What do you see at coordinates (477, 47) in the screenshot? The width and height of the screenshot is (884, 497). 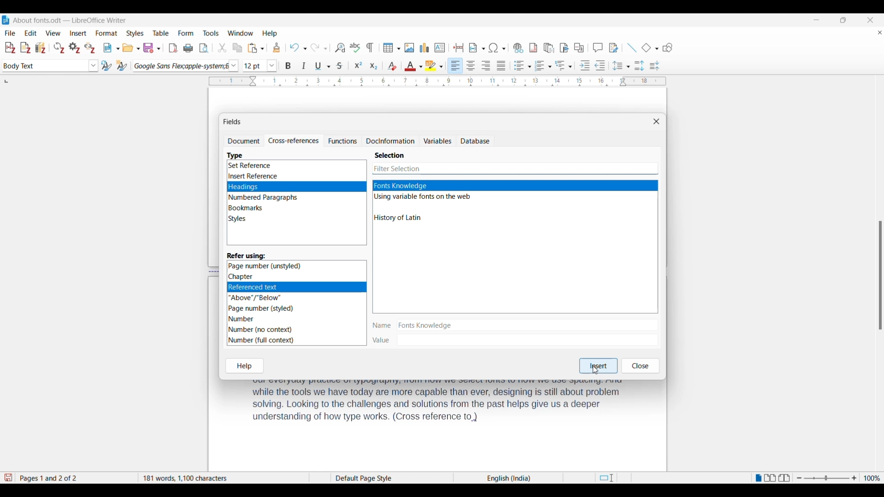 I see `Insert field options` at bounding box center [477, 47].